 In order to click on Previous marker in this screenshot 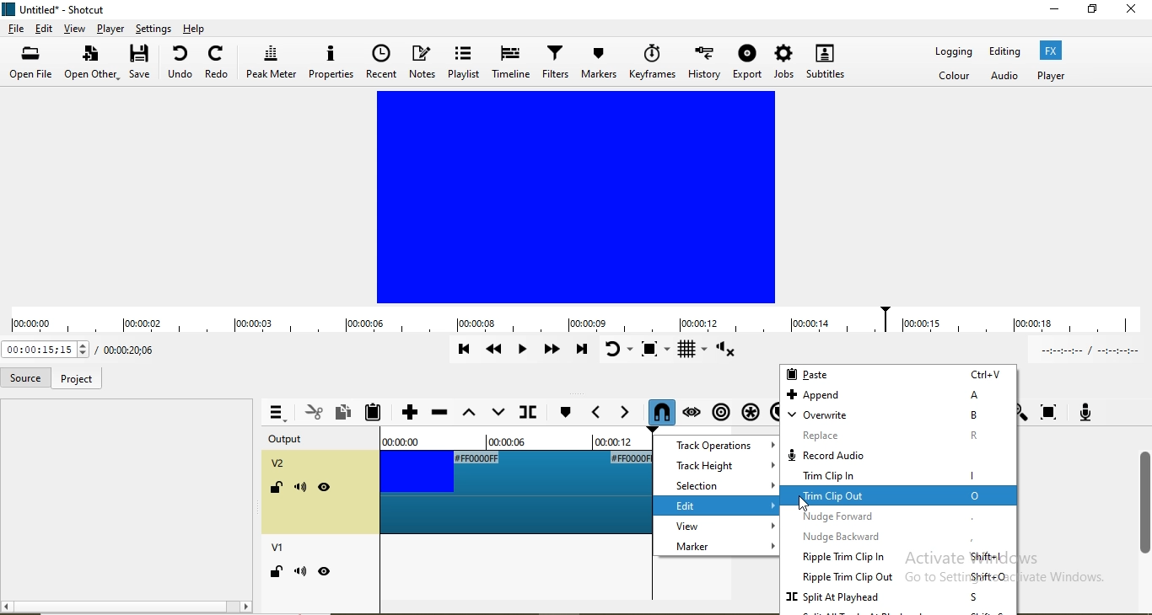, I will do `click(595, 413)`.